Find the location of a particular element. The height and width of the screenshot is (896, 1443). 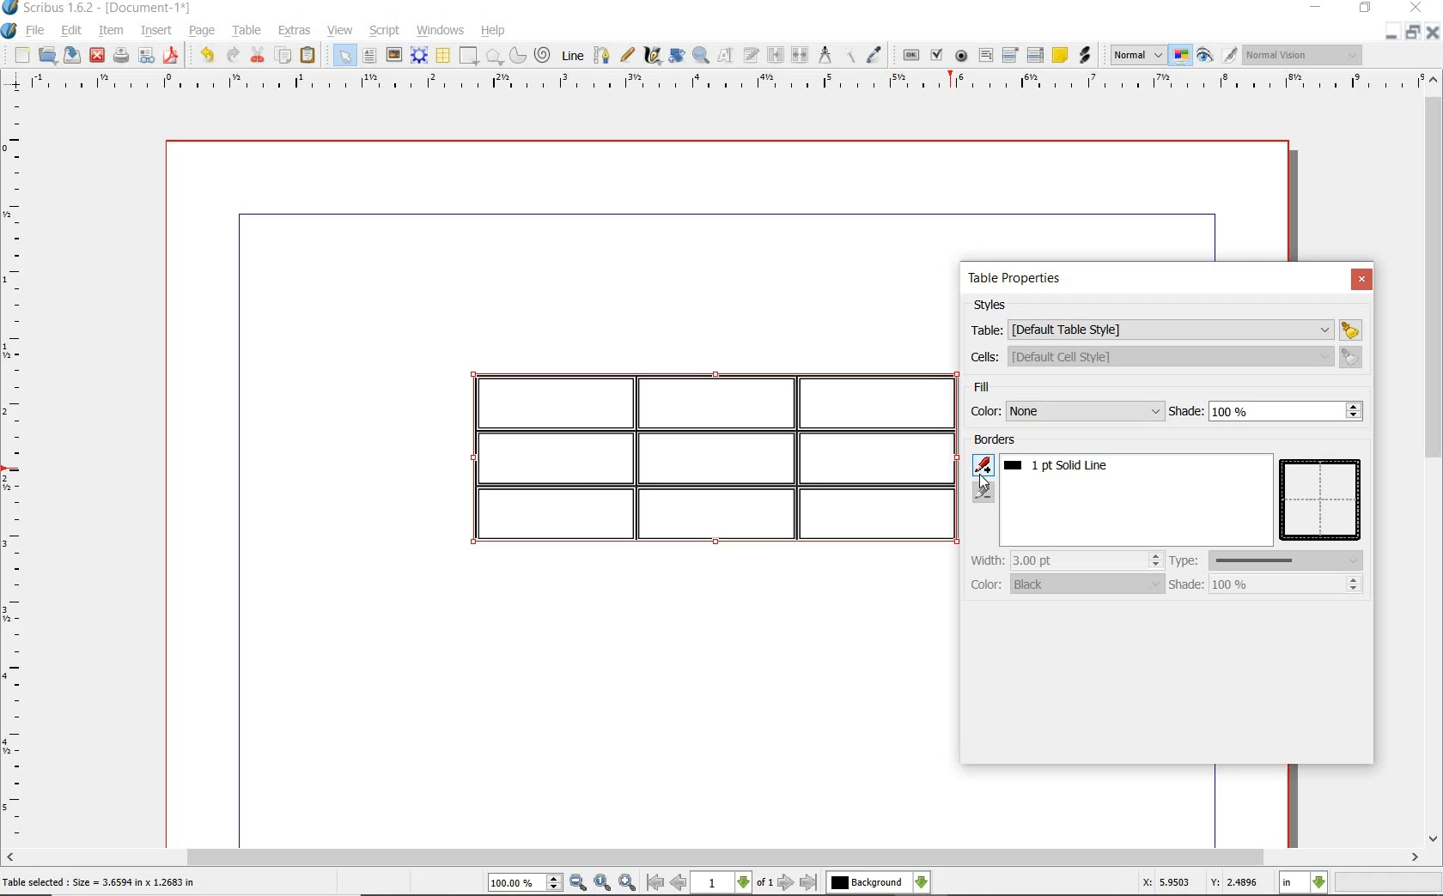

scrollbar is located at coordinates (1434, 457).